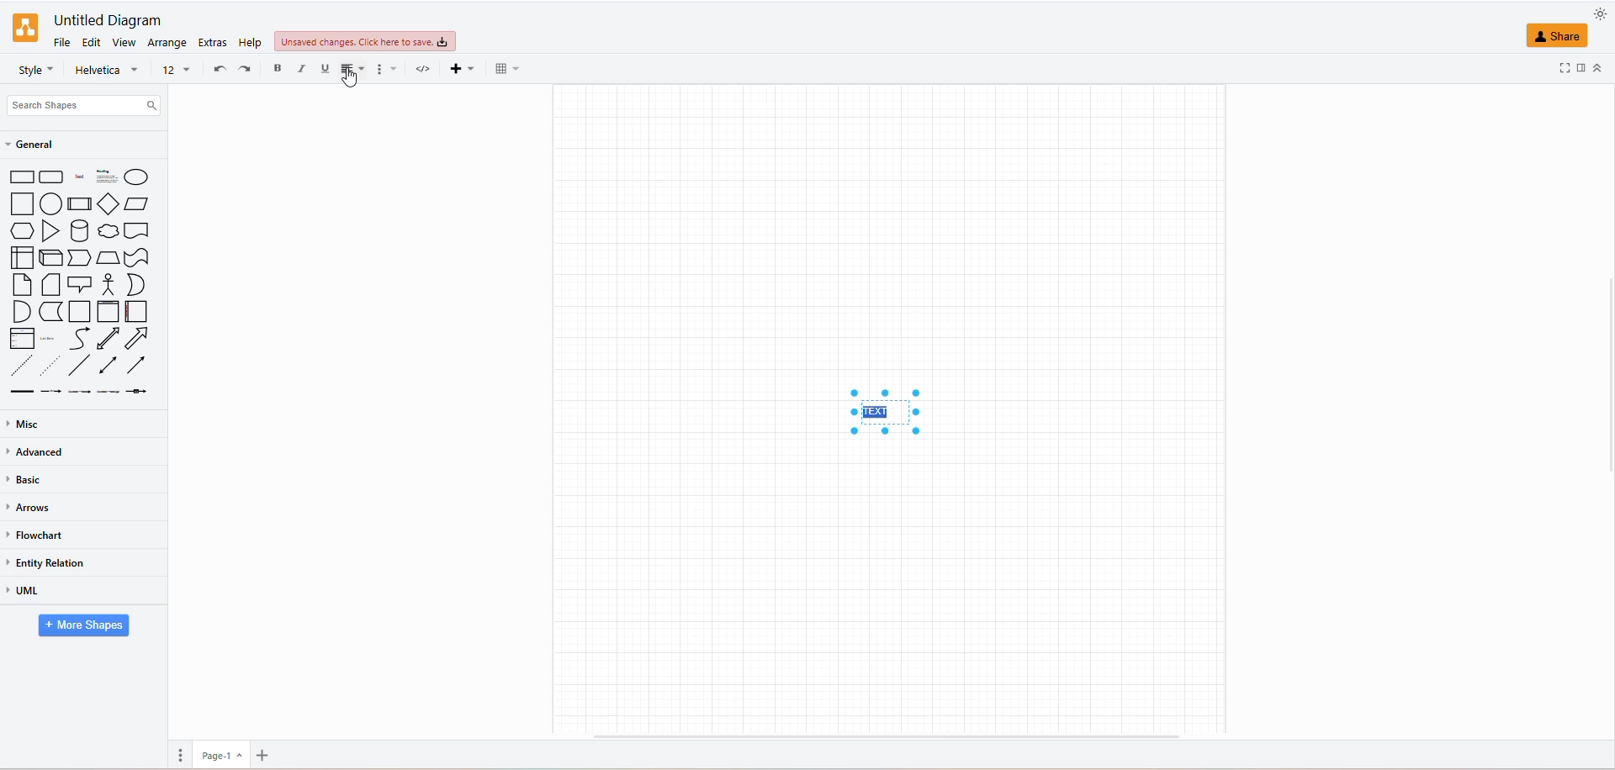  What do you see at coordinates (502, 68) in the screenshot?
I see `table` at bounding box center [502, 68].